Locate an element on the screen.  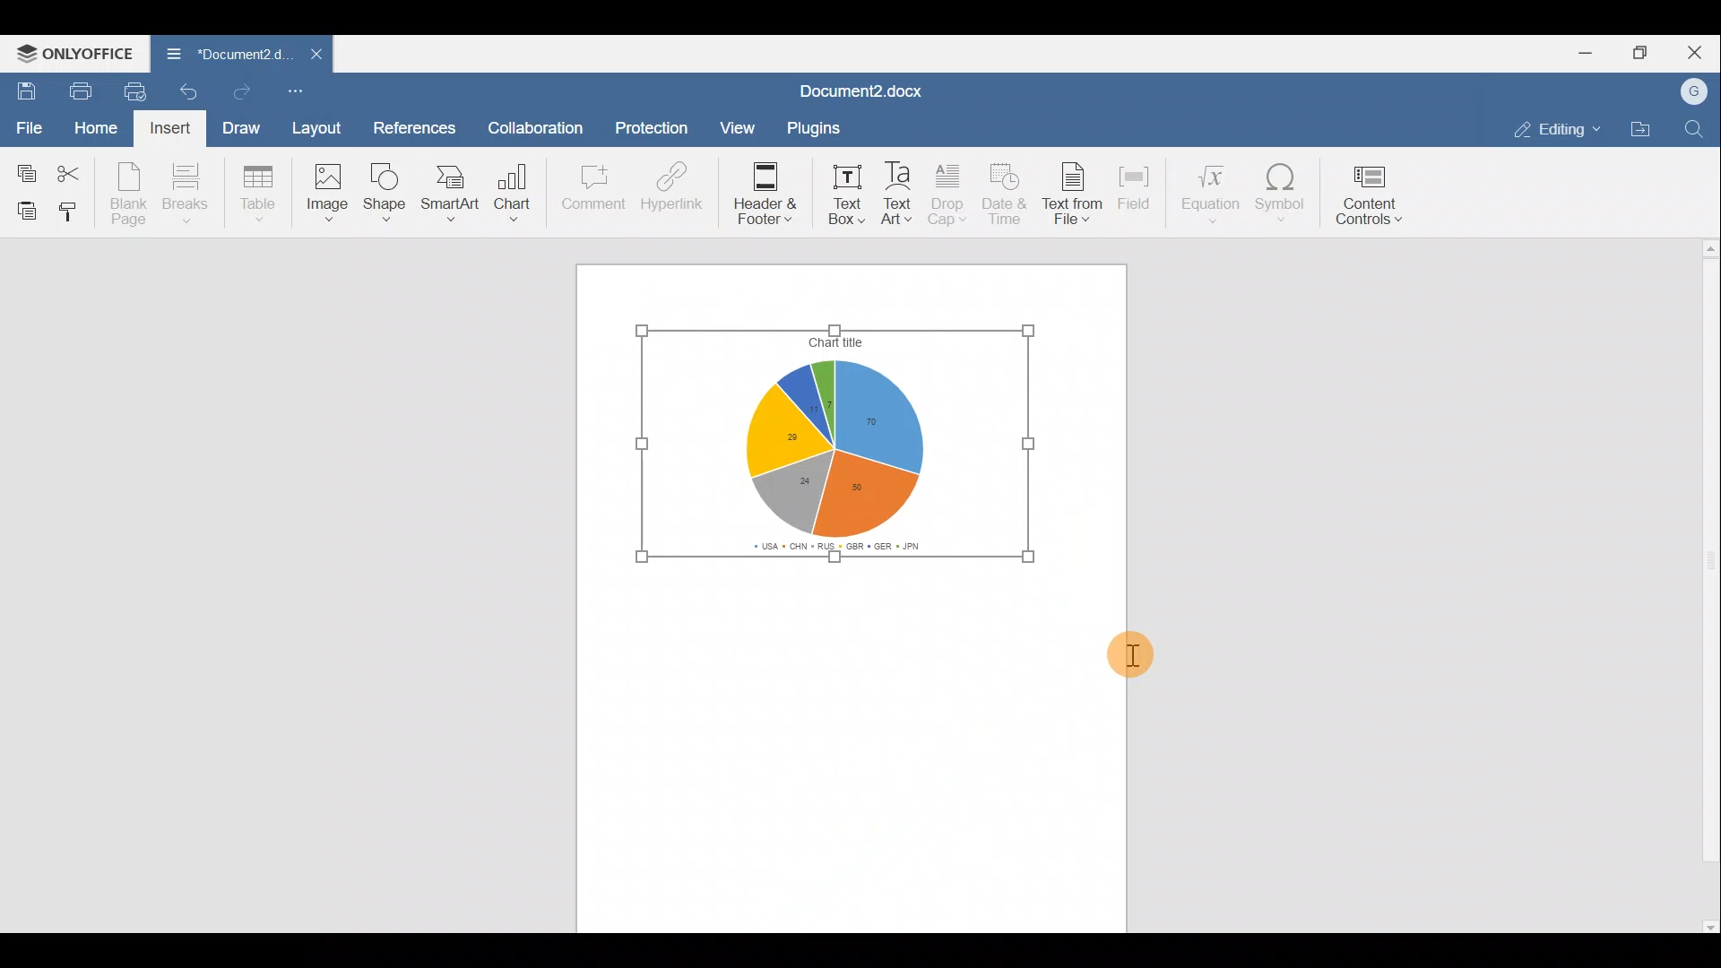
Equation is located at coordinates (1209, 192).